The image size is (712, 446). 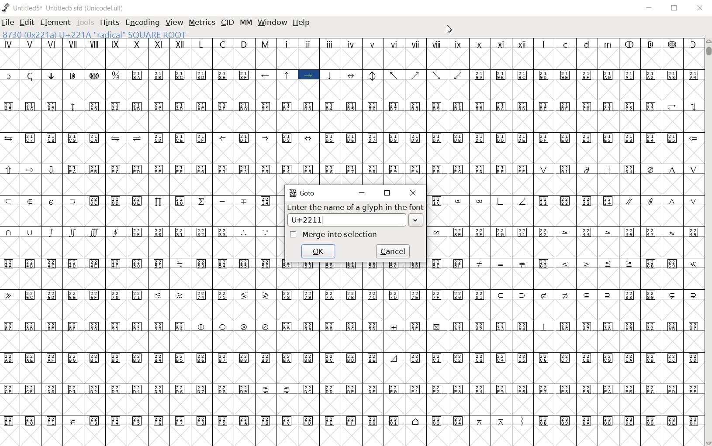 What do you see at coordinates (109, 23) in the screenshot?
I see `HINTS` at bounding box center [109, 23].